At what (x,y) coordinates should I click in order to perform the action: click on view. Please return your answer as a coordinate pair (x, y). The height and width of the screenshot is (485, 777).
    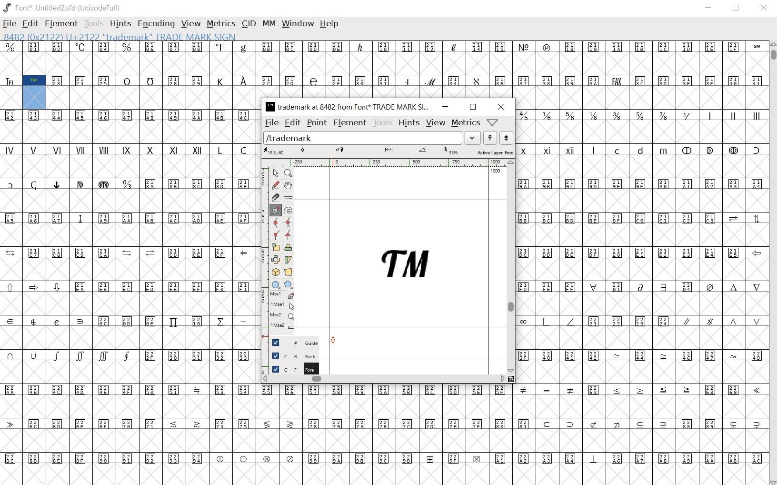
    Looking at the image, I should click on (436, 123).